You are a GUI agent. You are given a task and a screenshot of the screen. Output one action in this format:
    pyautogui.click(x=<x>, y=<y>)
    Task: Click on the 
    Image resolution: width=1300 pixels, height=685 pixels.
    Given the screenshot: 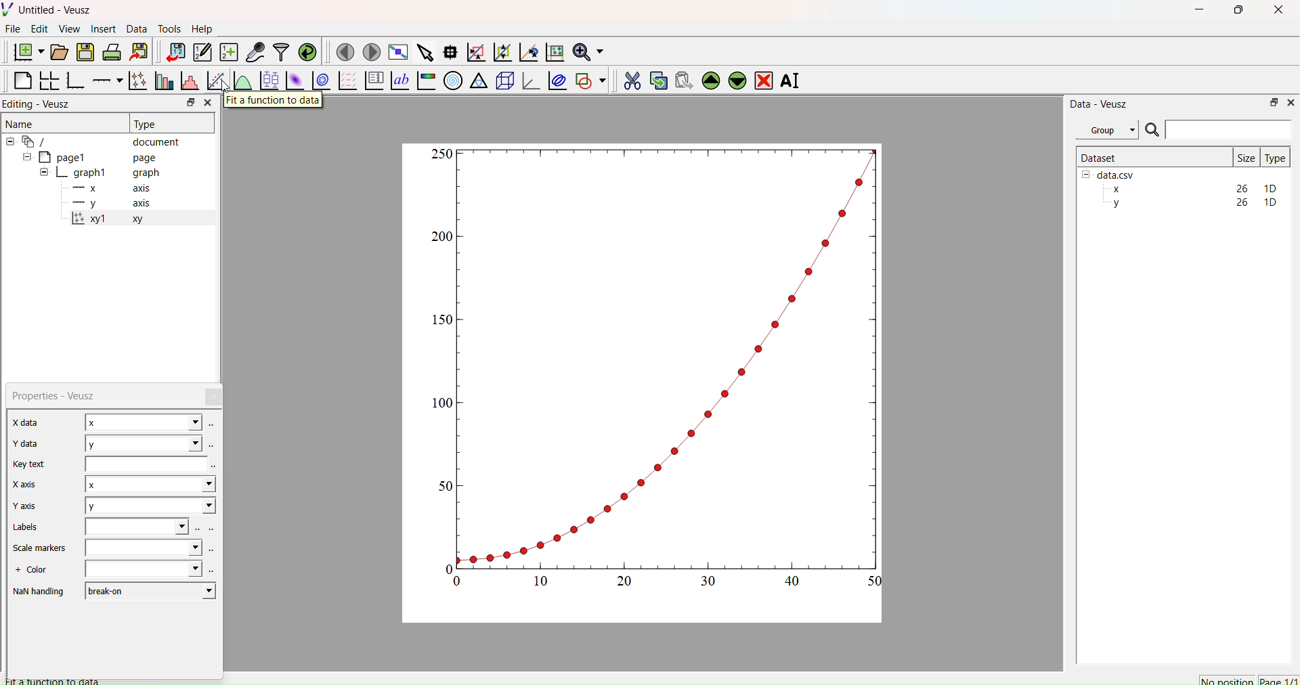 What is the action you would take?
    pyautogui.click(x=136, y=526)
    